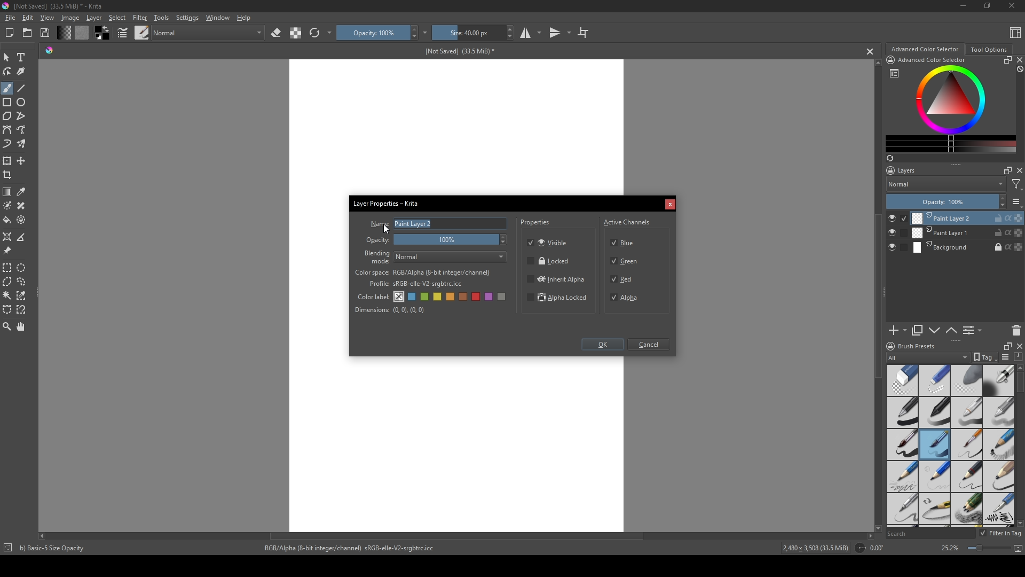 The image size is (1025, 577). I want to click on Alpha, so click(627, 298).